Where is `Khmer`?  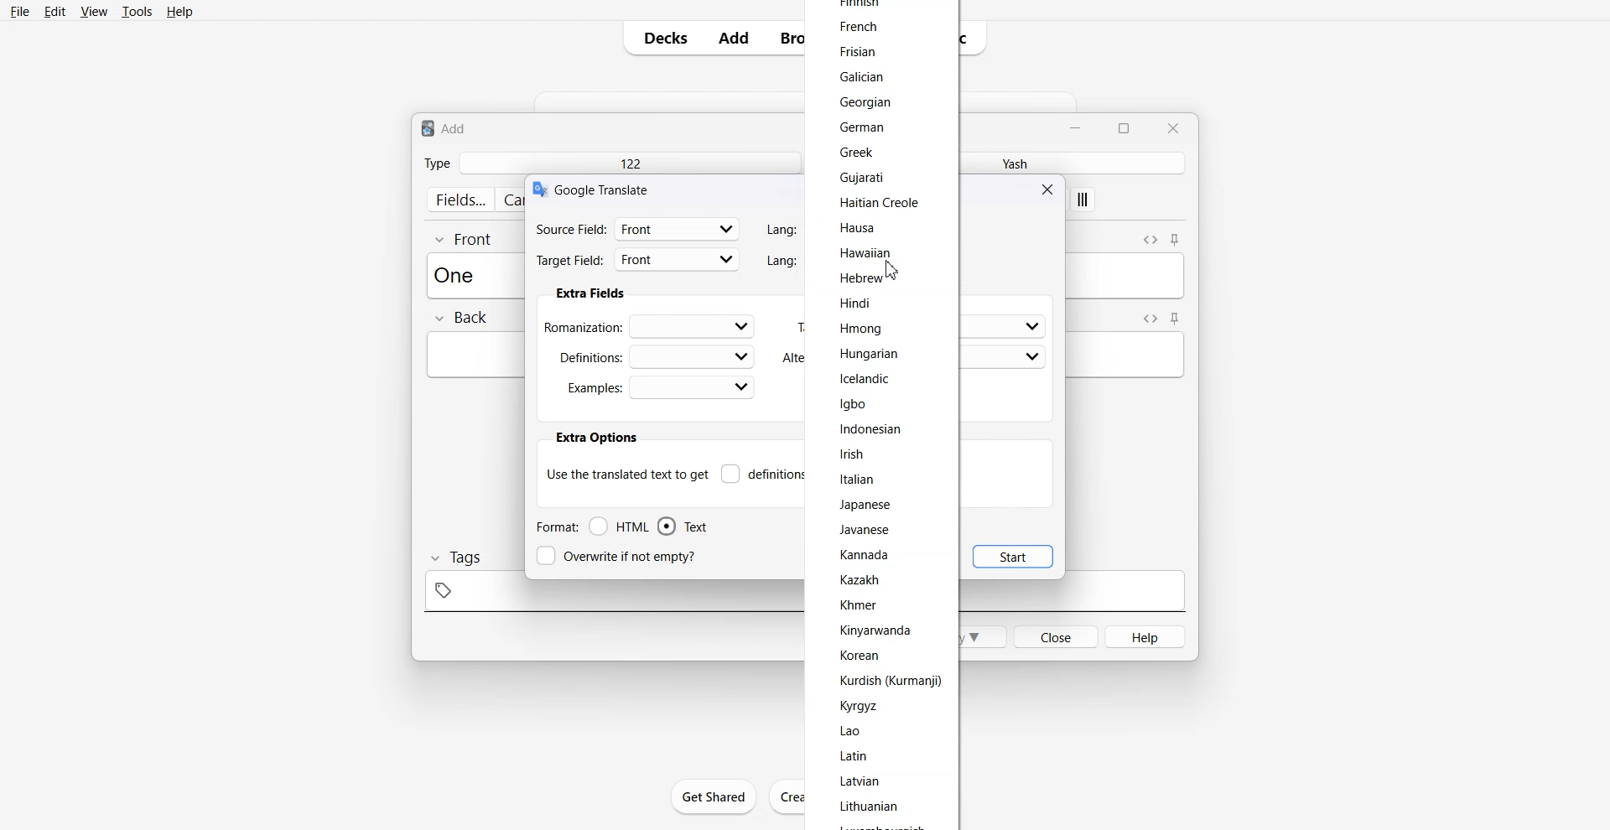 Khmer is located at coordinates (860, 604).